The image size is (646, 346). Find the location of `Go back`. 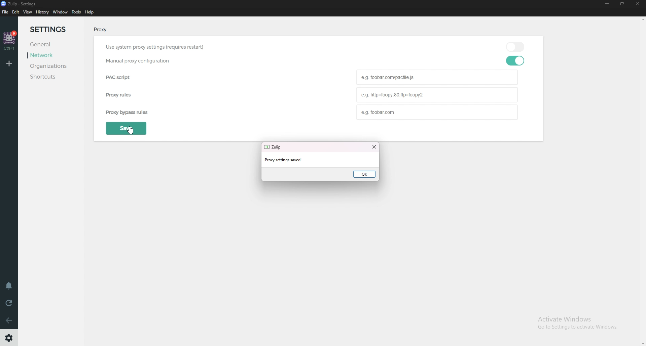

Go back is located at coordinates (9, 320).